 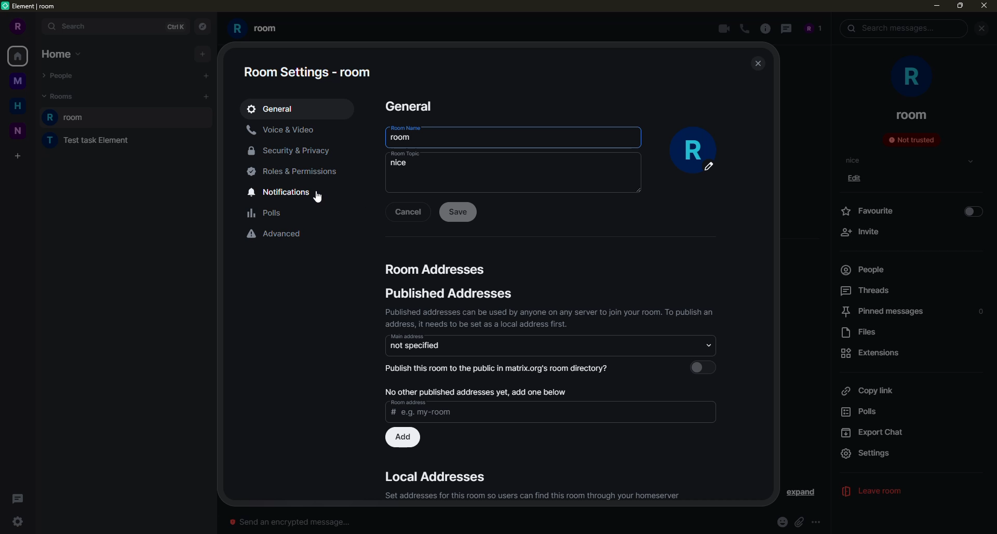 I want to click on select, so click(x=971, y=162).